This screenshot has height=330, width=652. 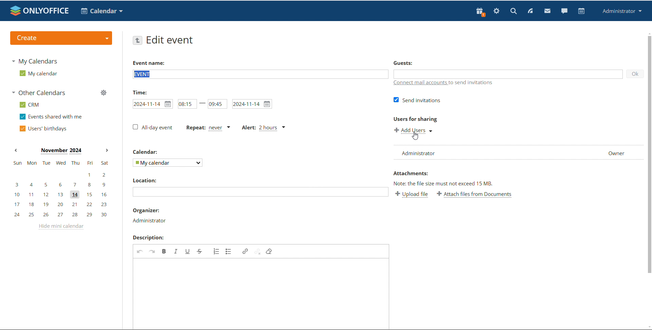 I want to click on add description, so click(x=262, y=293).